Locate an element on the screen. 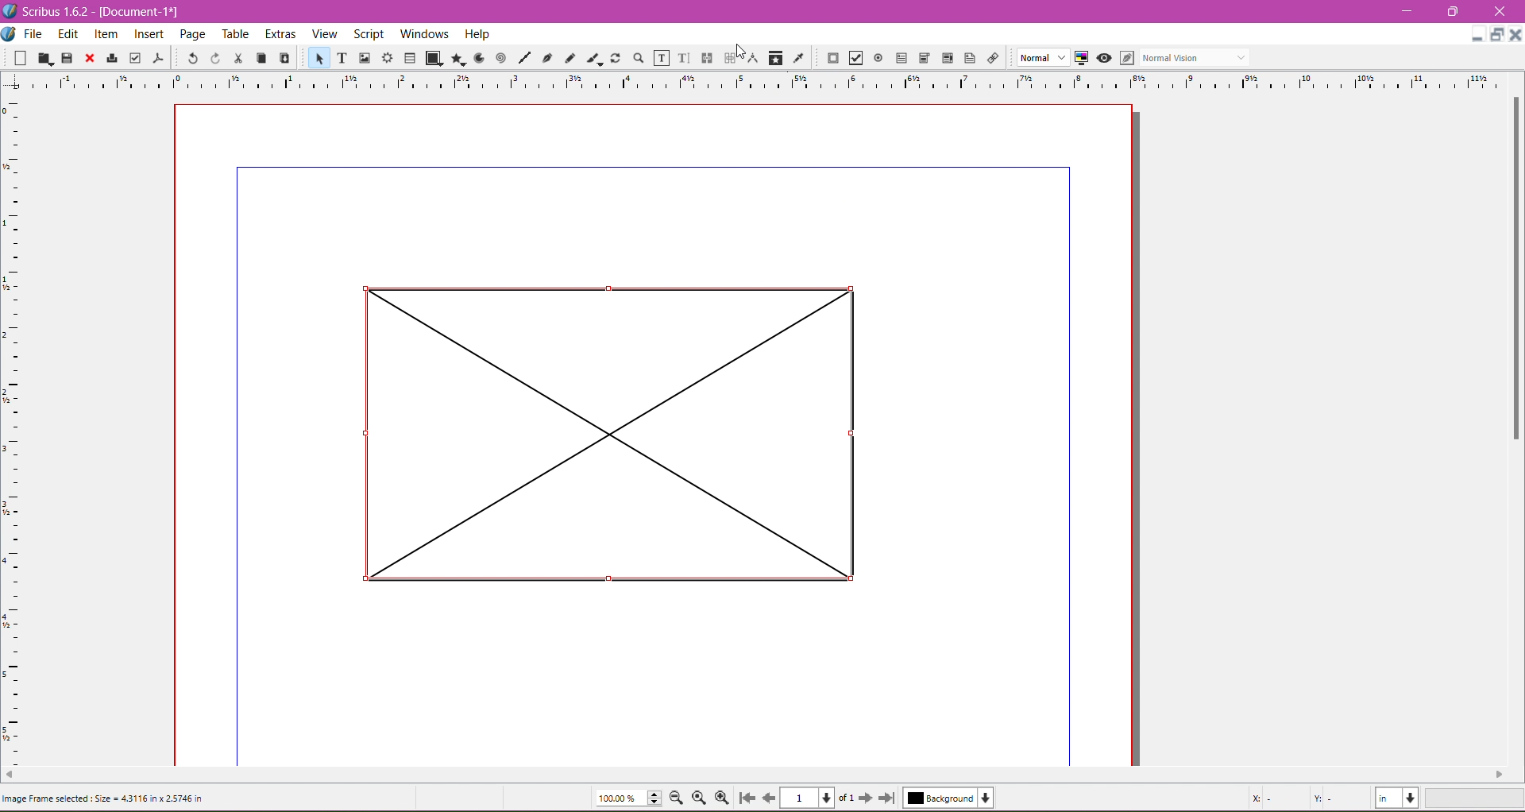 The image size is (1525, 812). Text Frame is located at coordinates (342, 60).